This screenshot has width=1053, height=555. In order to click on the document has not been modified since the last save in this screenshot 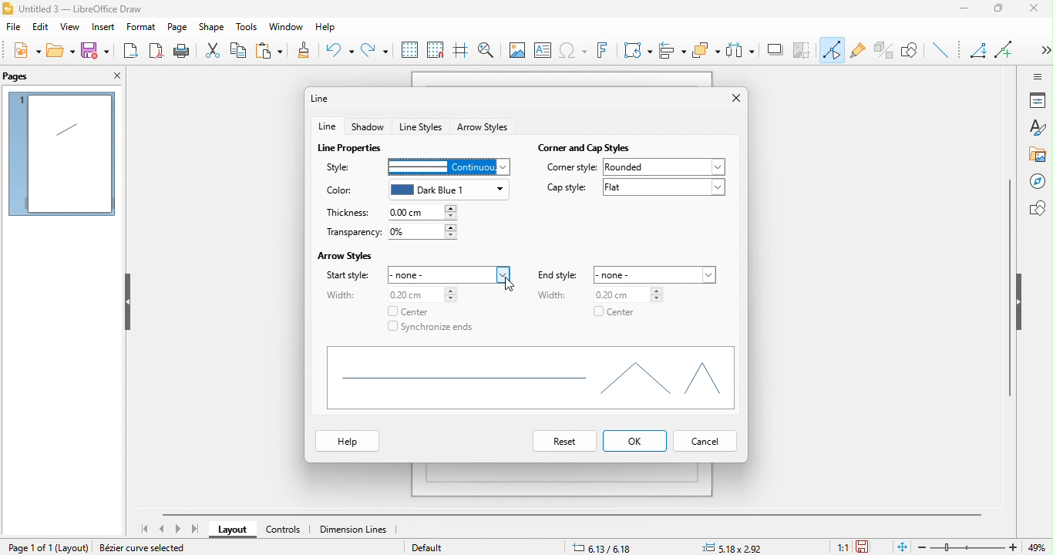, I will do `click(869, 547)`.